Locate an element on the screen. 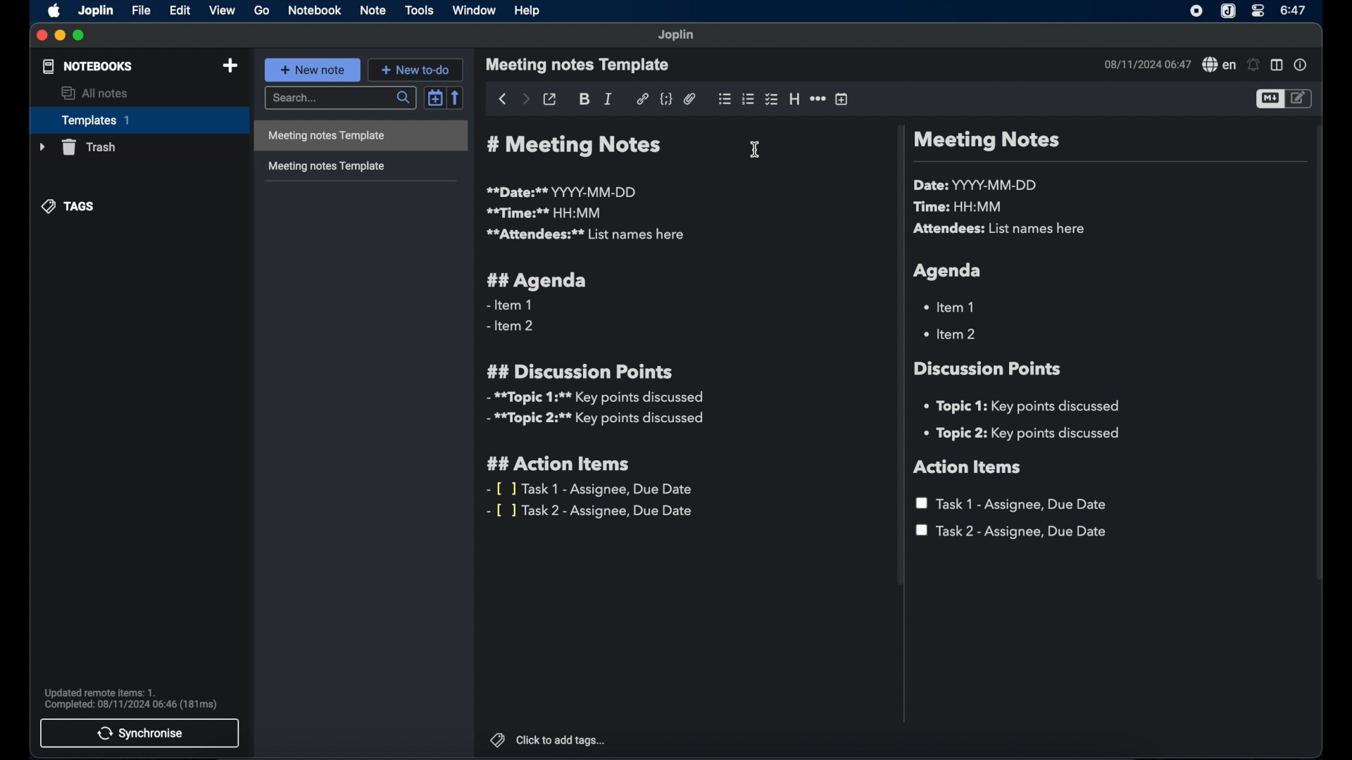 The width and height of the screenshot is (1352, 760). spell checker is located at coordinates (1218, 65).